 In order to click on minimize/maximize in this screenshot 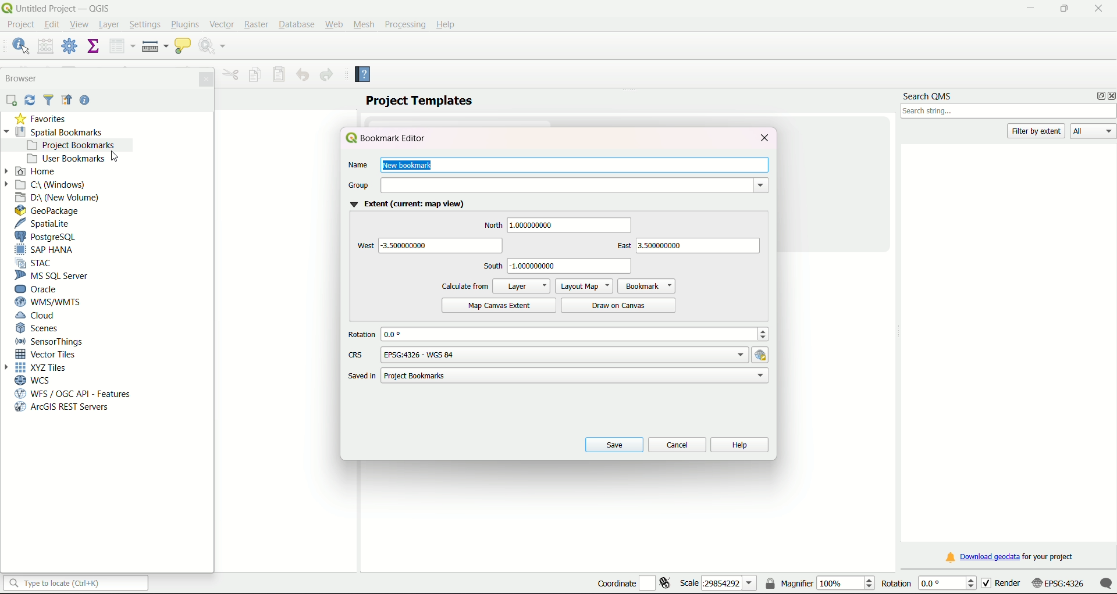, I will do `click(1063, 9)`.